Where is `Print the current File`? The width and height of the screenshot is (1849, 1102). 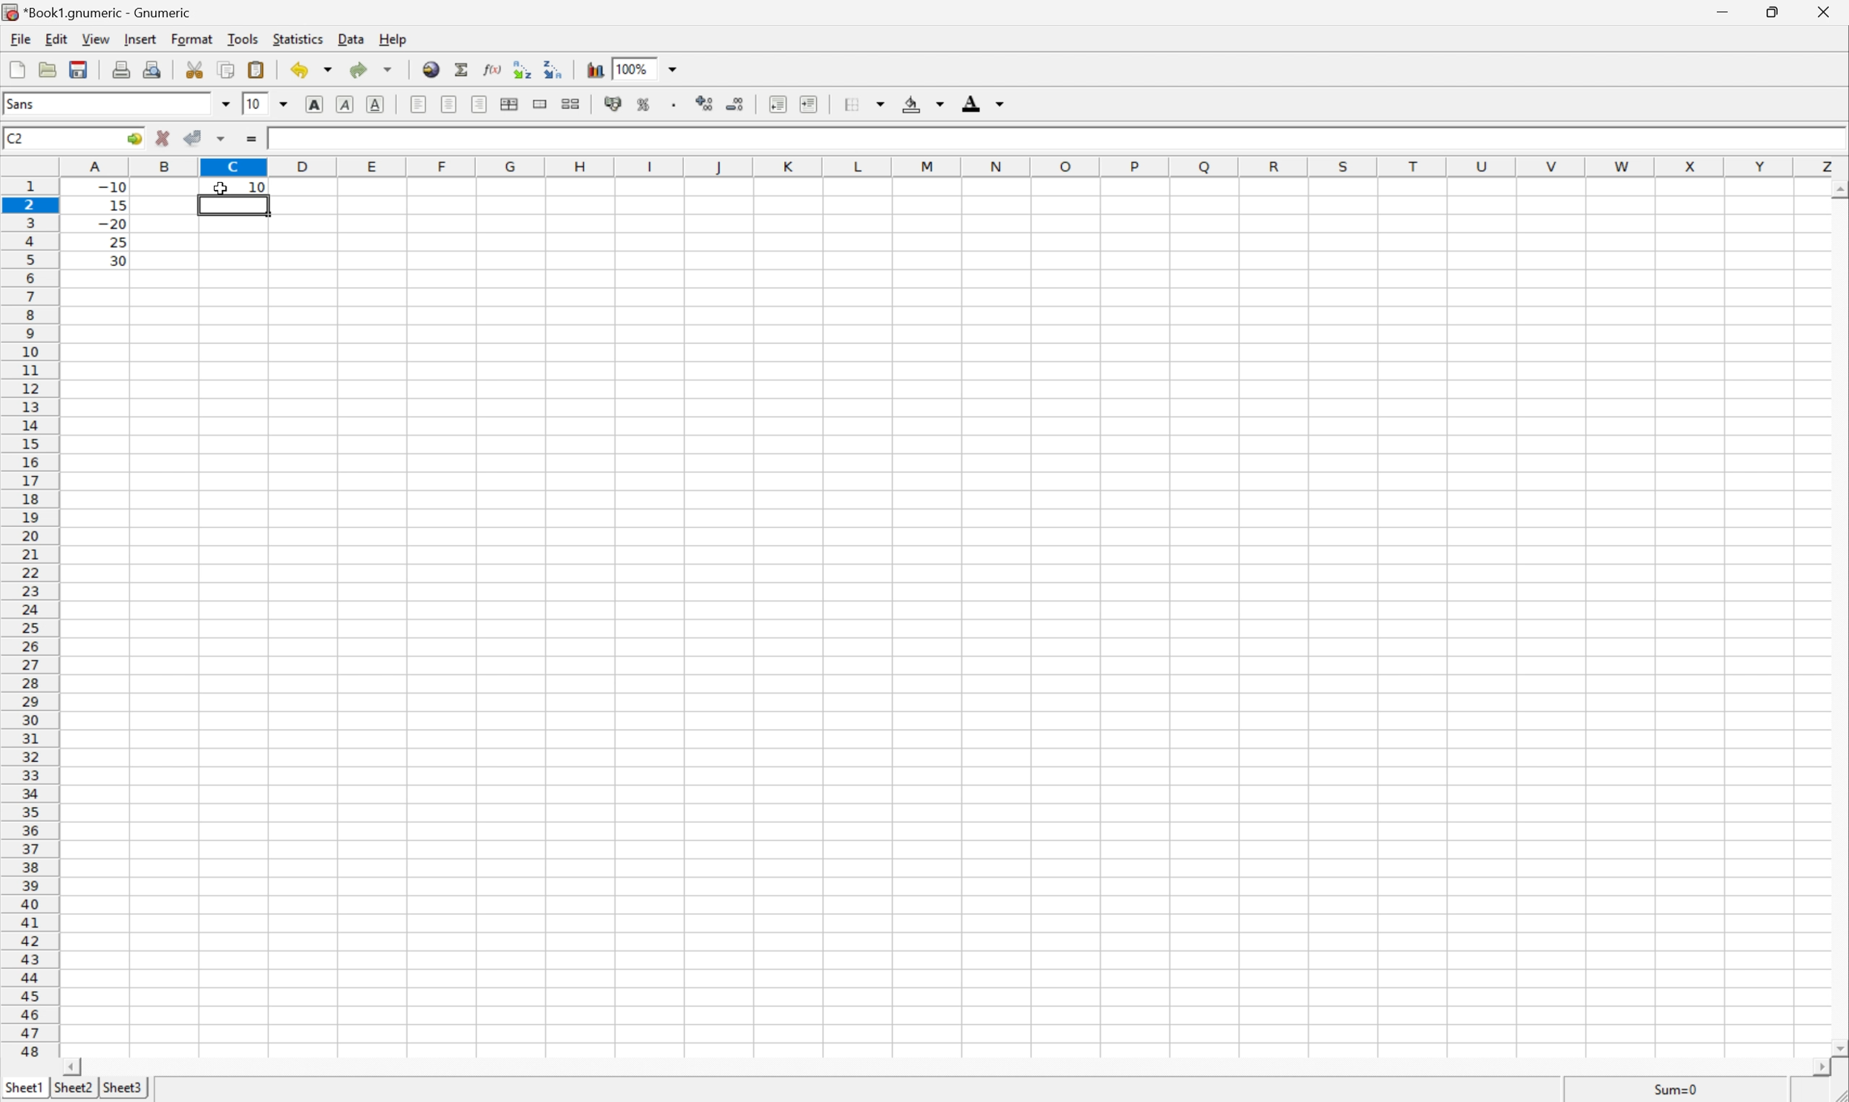
Print the current File is located at coordinates (124, 68).